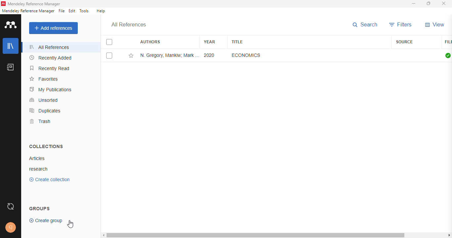  What do you see at coordinates (43, 100) in the screenshot?
I see `unsorted` at bounding box center [43, 100].